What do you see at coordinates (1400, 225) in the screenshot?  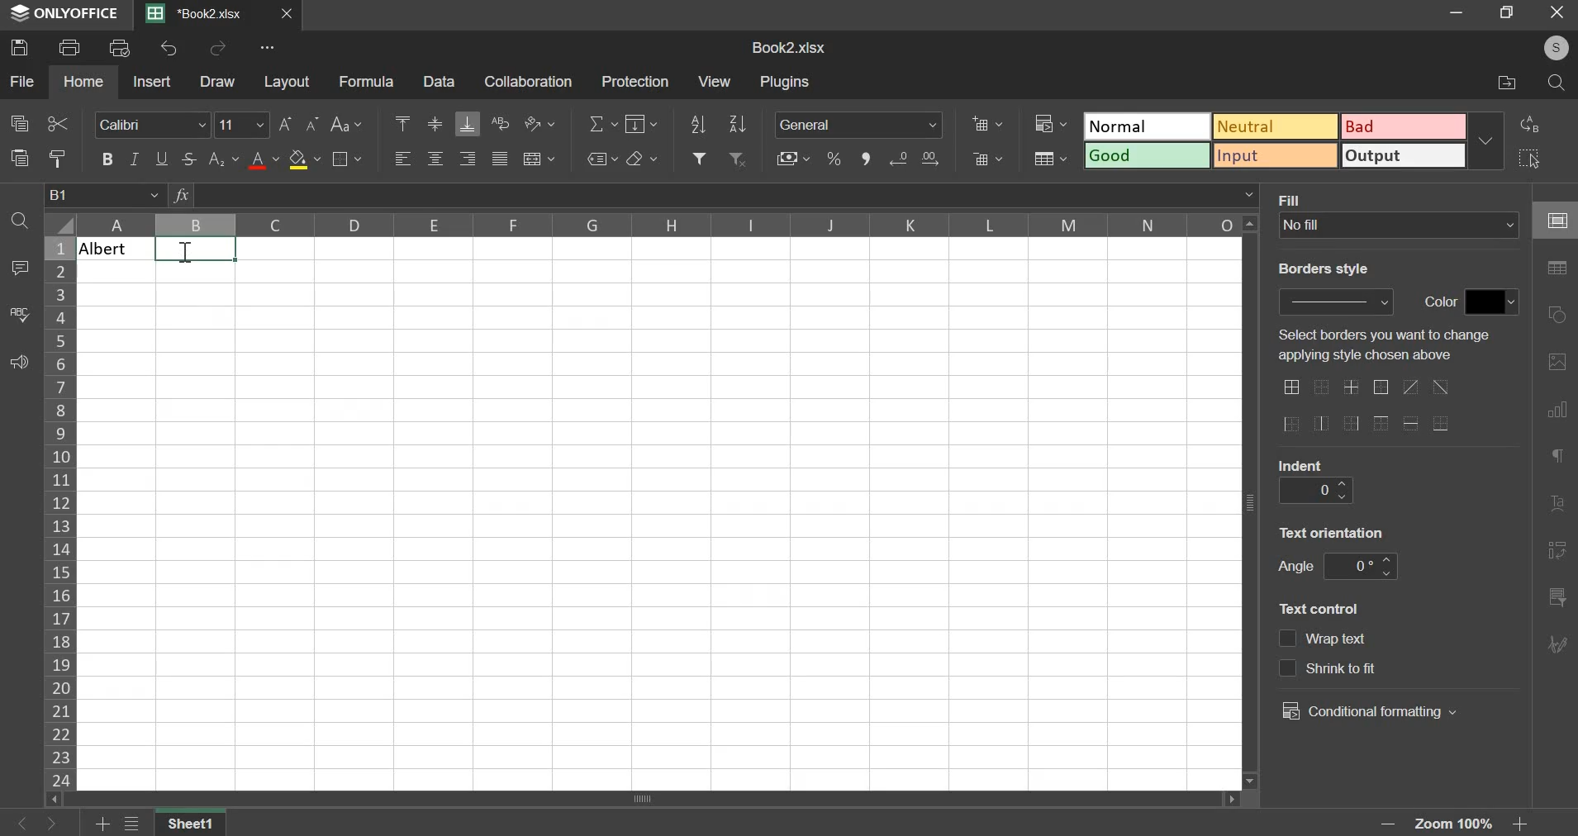 I see `background fill` at bounding box center [1400, 225].